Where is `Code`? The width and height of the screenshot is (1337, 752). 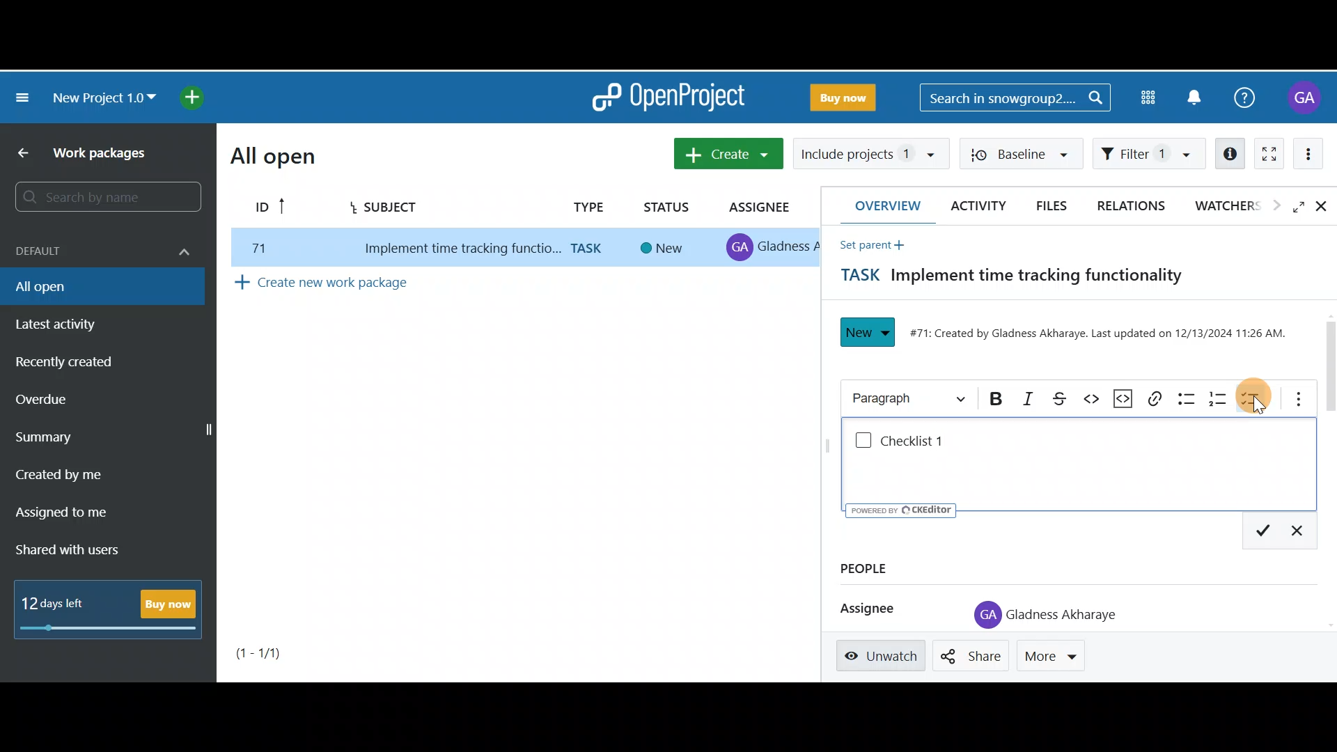
Code is located at coordinates (1095, 399).